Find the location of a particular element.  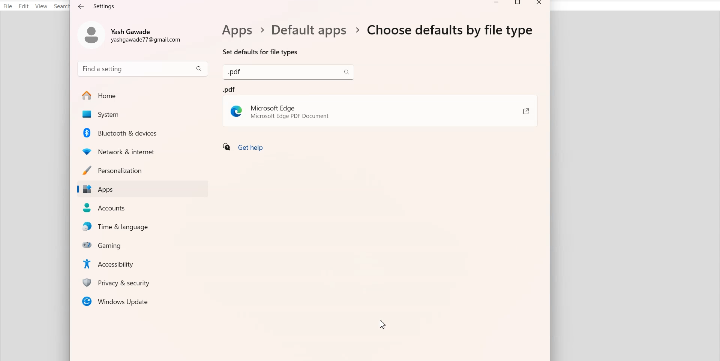

Bluetooth & Devices is located at coordinates (144, 133).